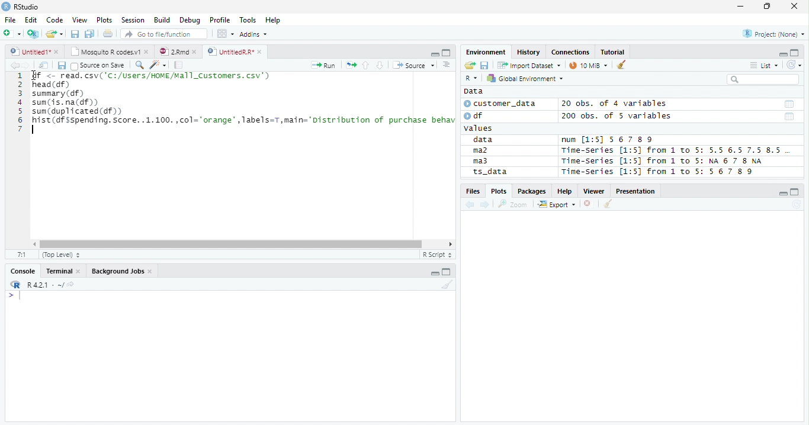 The height and width of the screenshot is (425, 809). I want to click on Workplace panes, so click(225, 34).